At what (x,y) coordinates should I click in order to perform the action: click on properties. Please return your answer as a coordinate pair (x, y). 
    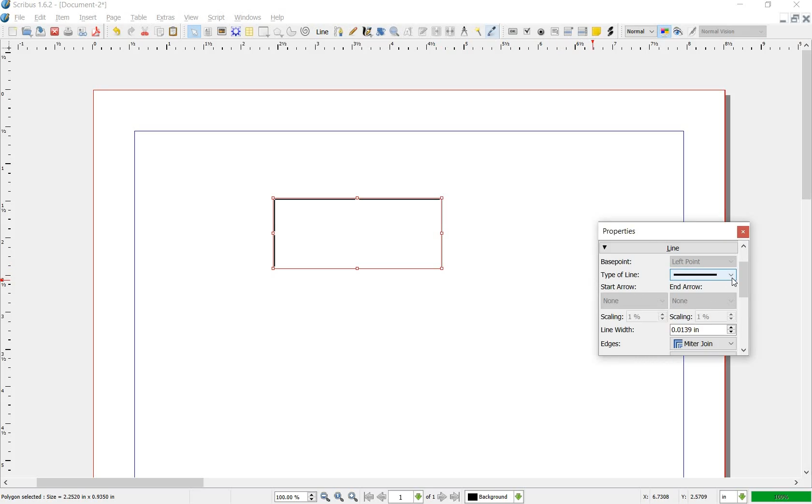
    Looking at the image, I should click on (623, 231).